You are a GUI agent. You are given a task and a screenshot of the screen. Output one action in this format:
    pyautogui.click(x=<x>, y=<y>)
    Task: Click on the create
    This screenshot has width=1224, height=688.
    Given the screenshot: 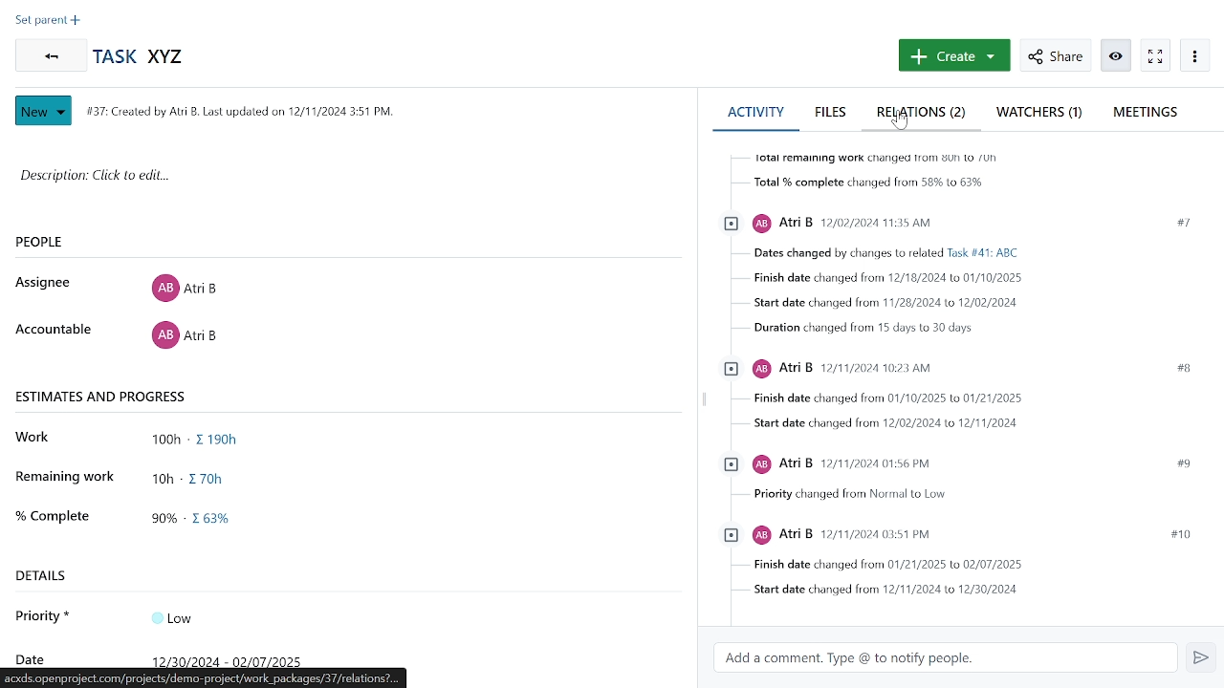 What is the action you would take?
    pyautogui.click(x=952, y=55)
    